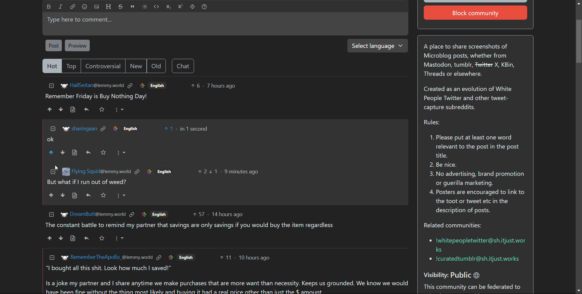 The width and height of the screenshot is (582, 294). Describe the element at coordinates (222, 225) in the screenshot. I see `comment` at that location.